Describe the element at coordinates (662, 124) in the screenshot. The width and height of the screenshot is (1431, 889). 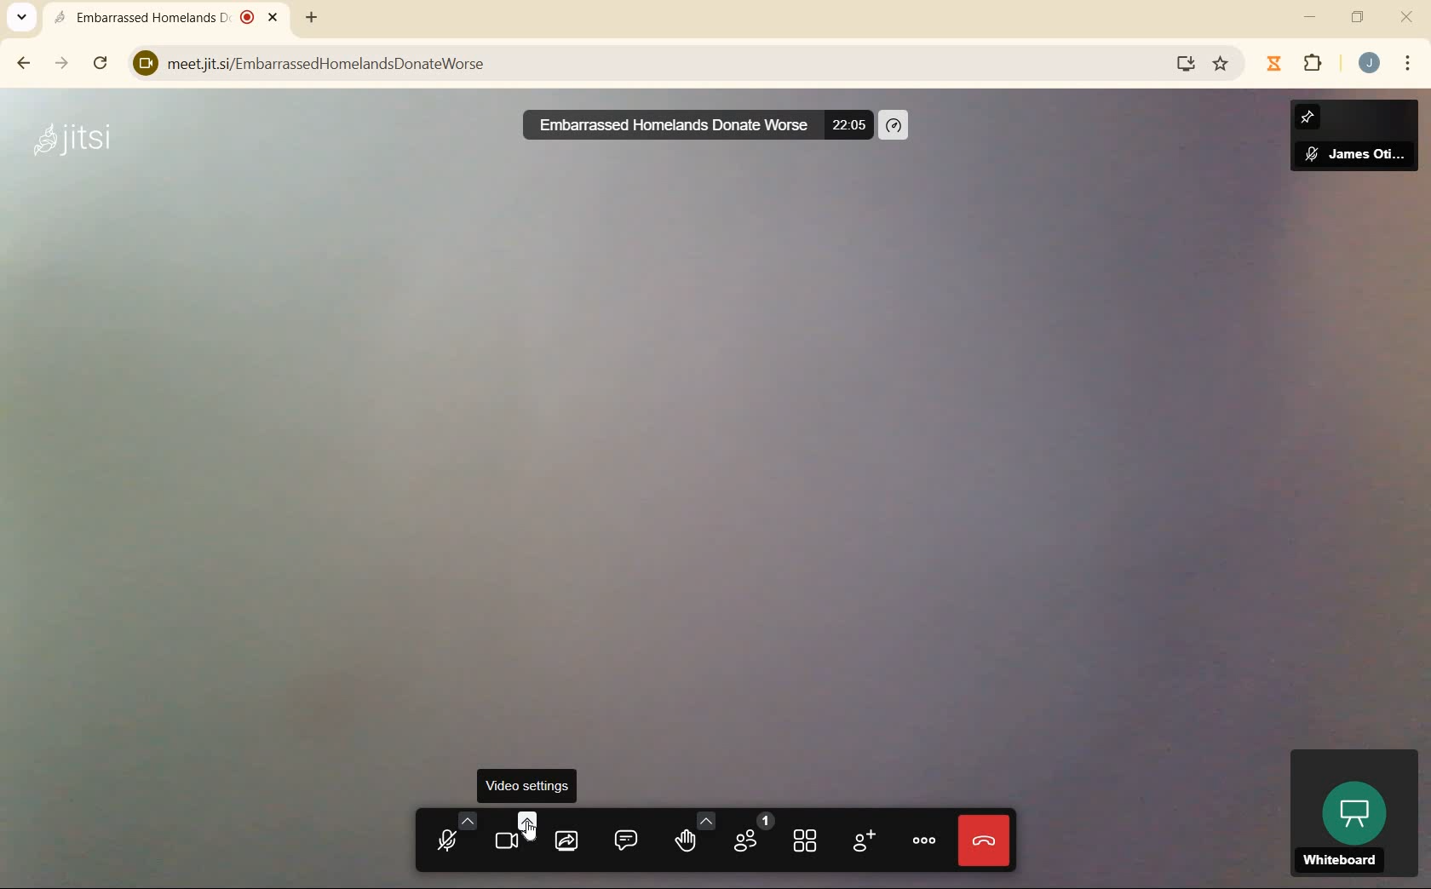
I see `N Embarrassed Homelands Donate Worse` at that location.